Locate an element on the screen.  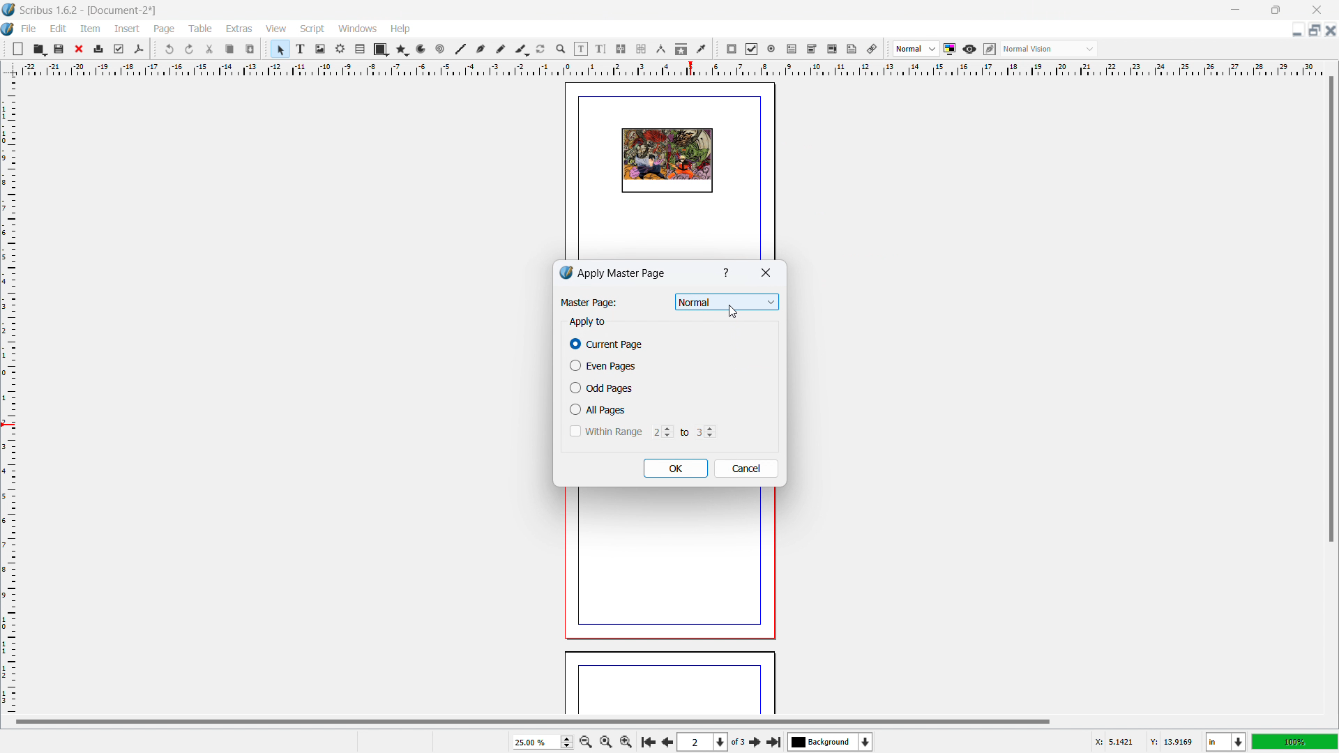
preview mode is located at coordinates (969, 50).